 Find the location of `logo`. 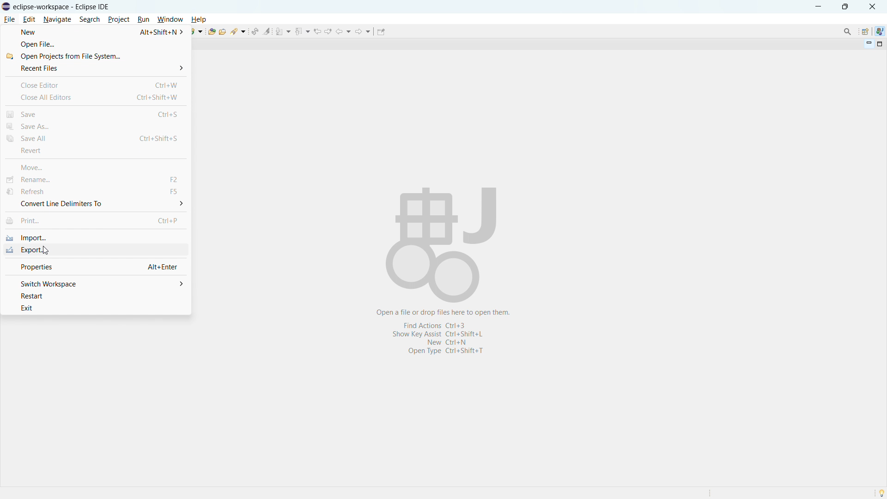

logo is located at coordinates (6, 6).